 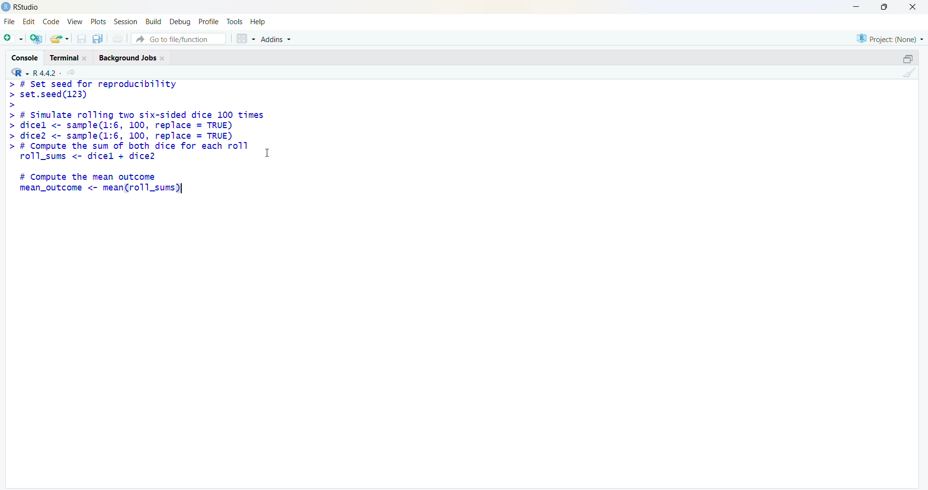 I want to click on RStudio, so click(x=29, y=8).